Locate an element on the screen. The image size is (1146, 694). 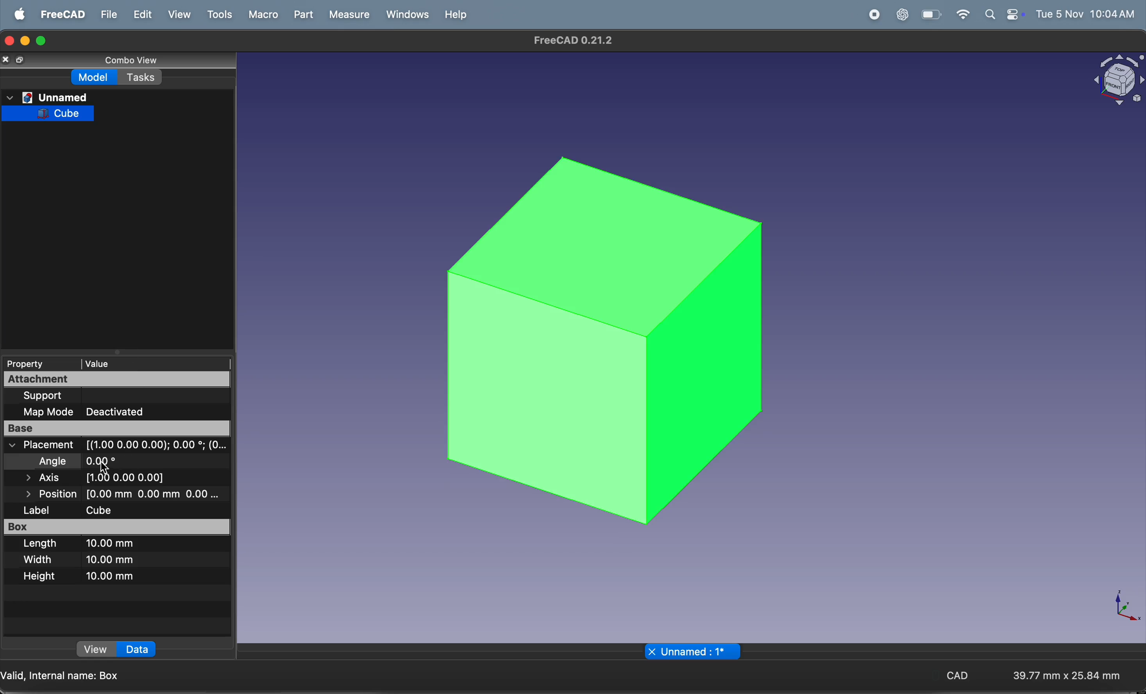
Model is located at coordinates (93, 77).